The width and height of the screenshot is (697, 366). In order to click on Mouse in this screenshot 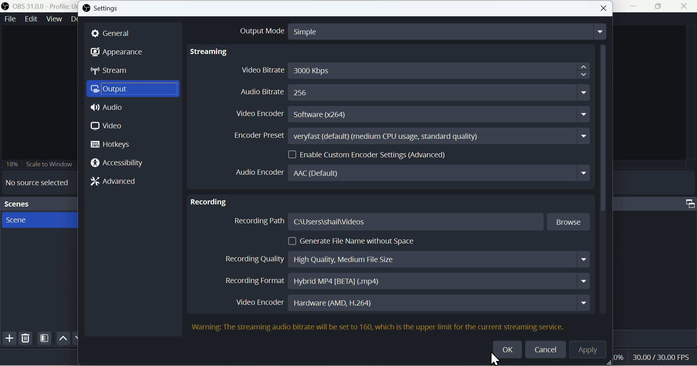, I will do `click(496, 359)`.